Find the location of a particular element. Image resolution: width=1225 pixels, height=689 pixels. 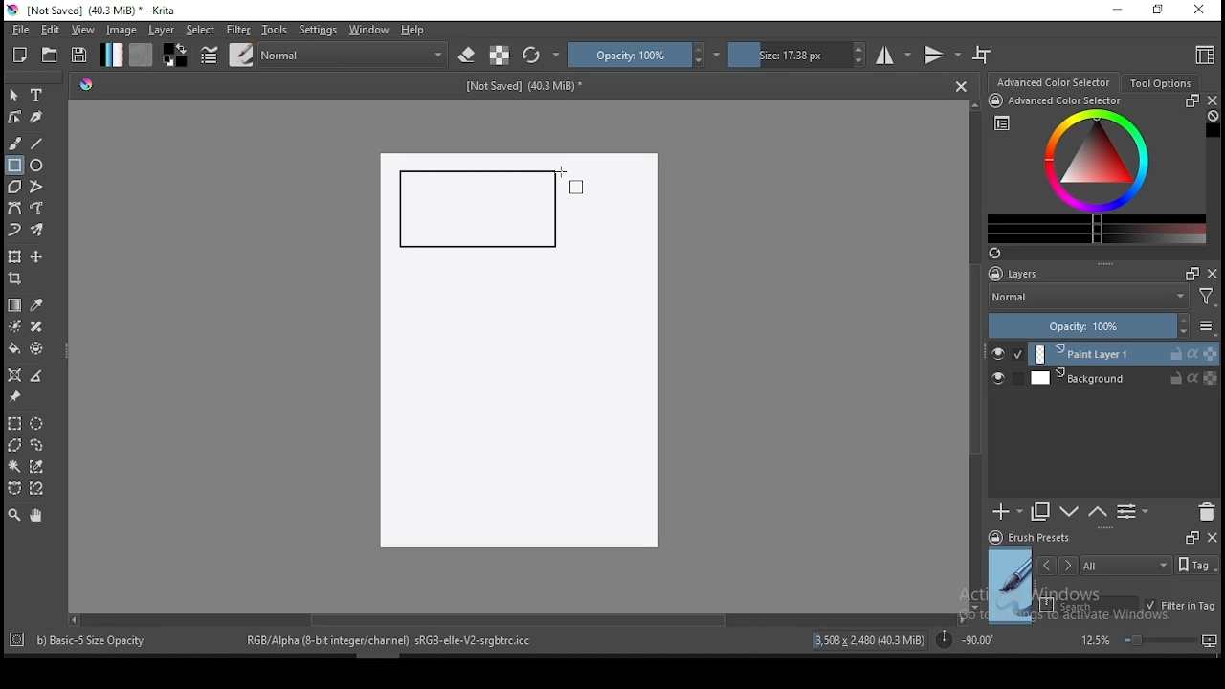

opacity is located at coordinates (1101, 327).